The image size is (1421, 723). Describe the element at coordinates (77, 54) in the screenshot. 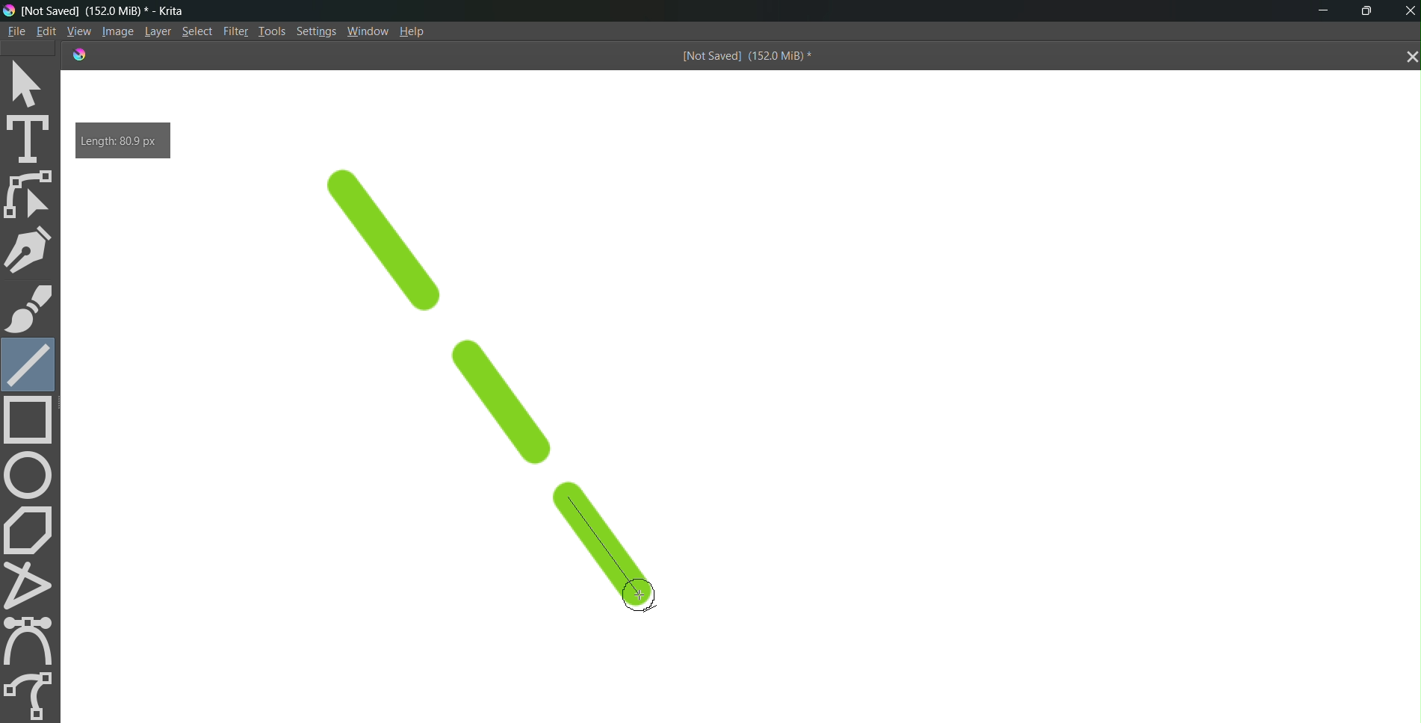

I see `logo` at that location.